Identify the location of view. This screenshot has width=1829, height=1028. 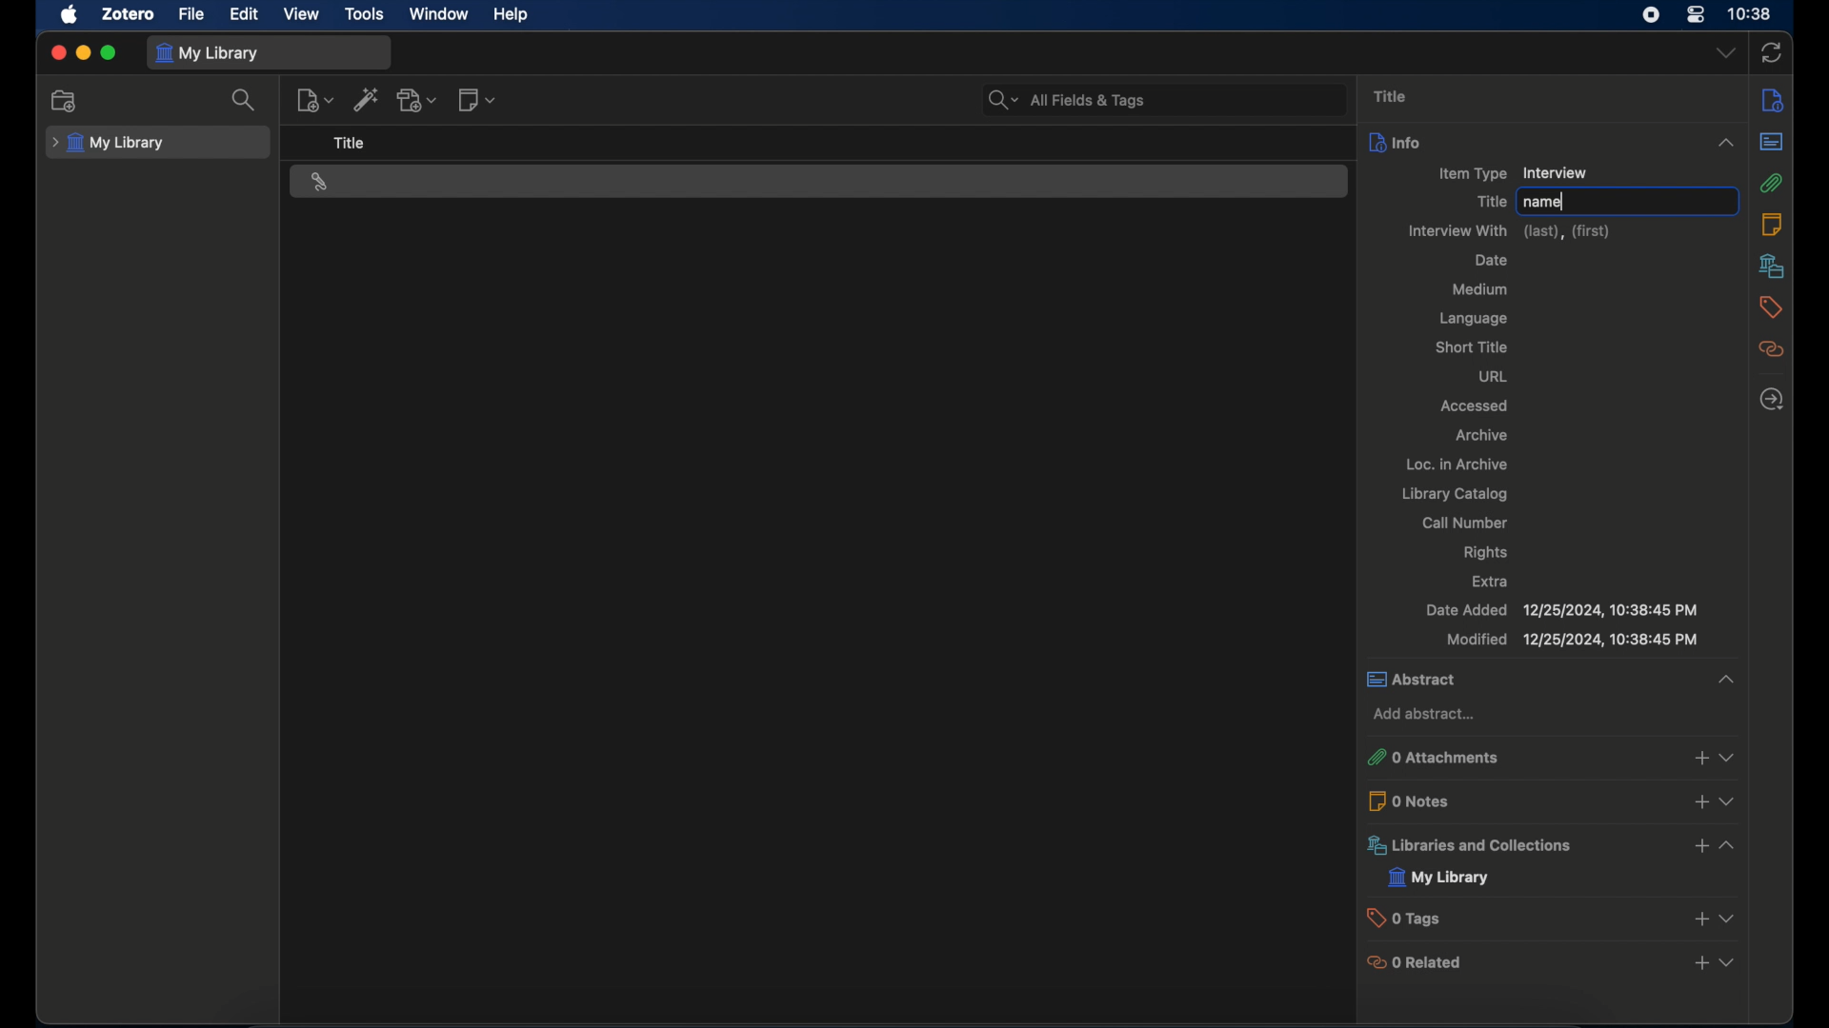
(302, 14).